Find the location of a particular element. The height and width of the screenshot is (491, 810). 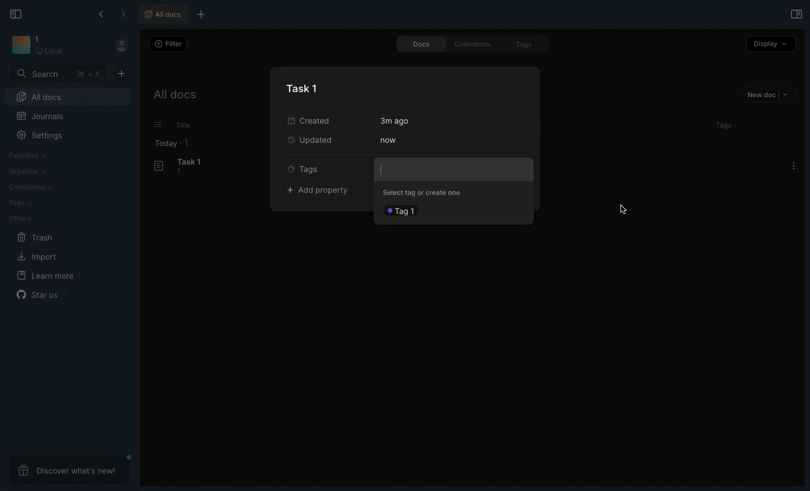

Cursor is located at coordinates (624, 210).